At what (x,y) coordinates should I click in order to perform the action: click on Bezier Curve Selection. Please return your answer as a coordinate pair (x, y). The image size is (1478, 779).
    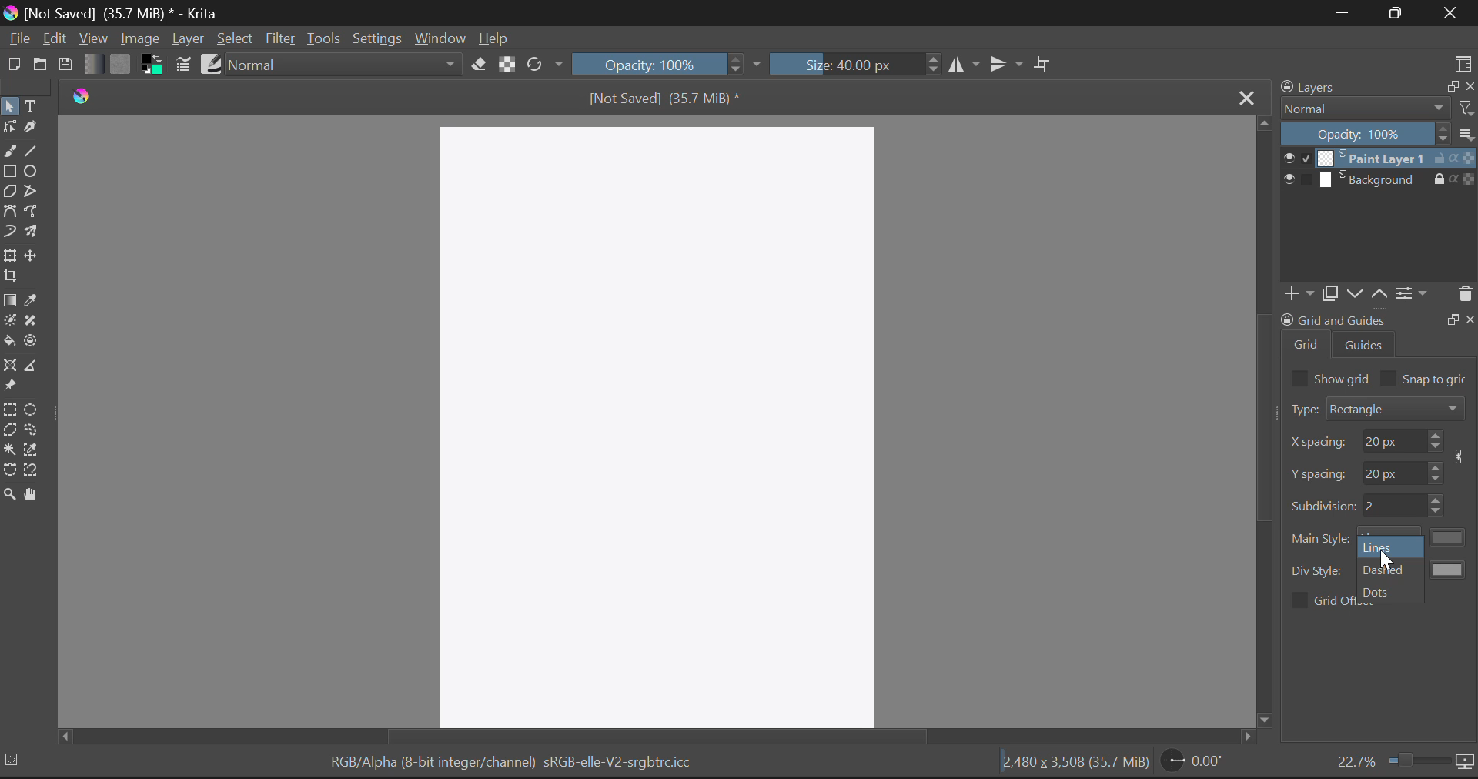
    Looking at the image, I should click on (10, 470).